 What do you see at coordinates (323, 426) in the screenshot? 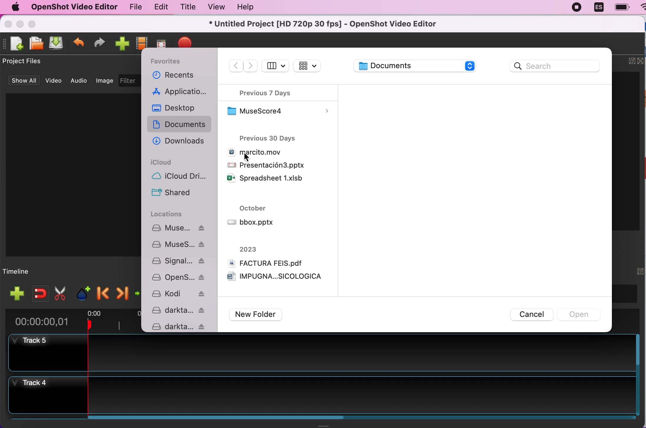
I see `Window Expanding` at bounding box center [323, 426].